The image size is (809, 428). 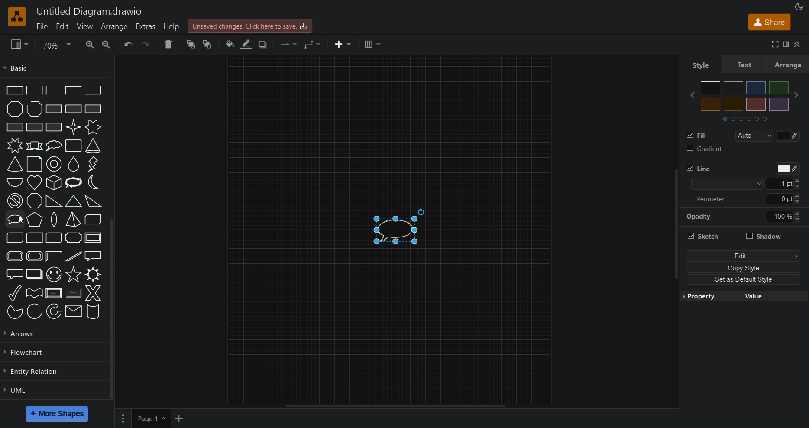 I want to click on Rectangle with Reverse Diagonal Fill, so click(x=74, y=109).